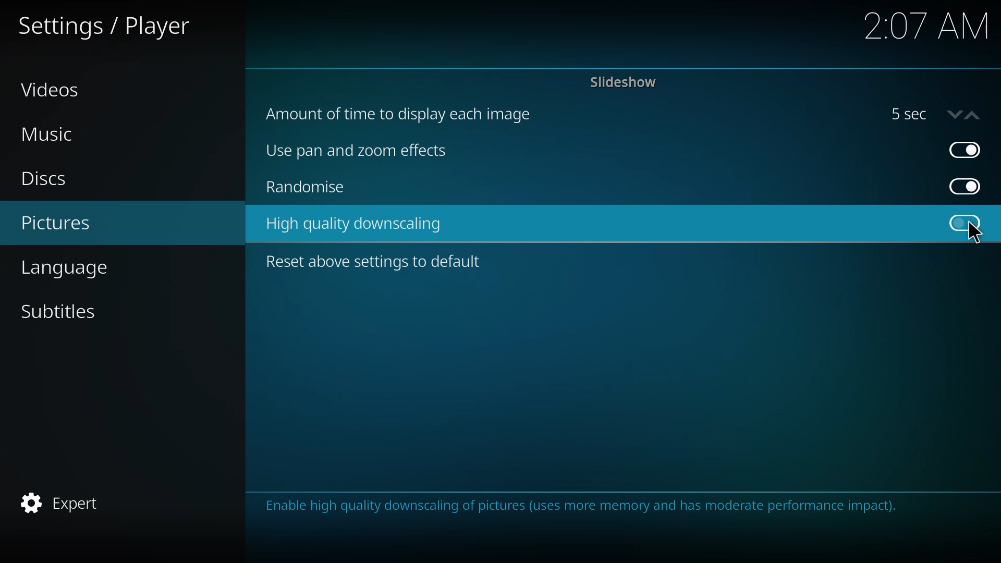  What do you see at coordinates (63, 311) in the screenshot?
I see `subtitles` at bounding box center [63, 311].